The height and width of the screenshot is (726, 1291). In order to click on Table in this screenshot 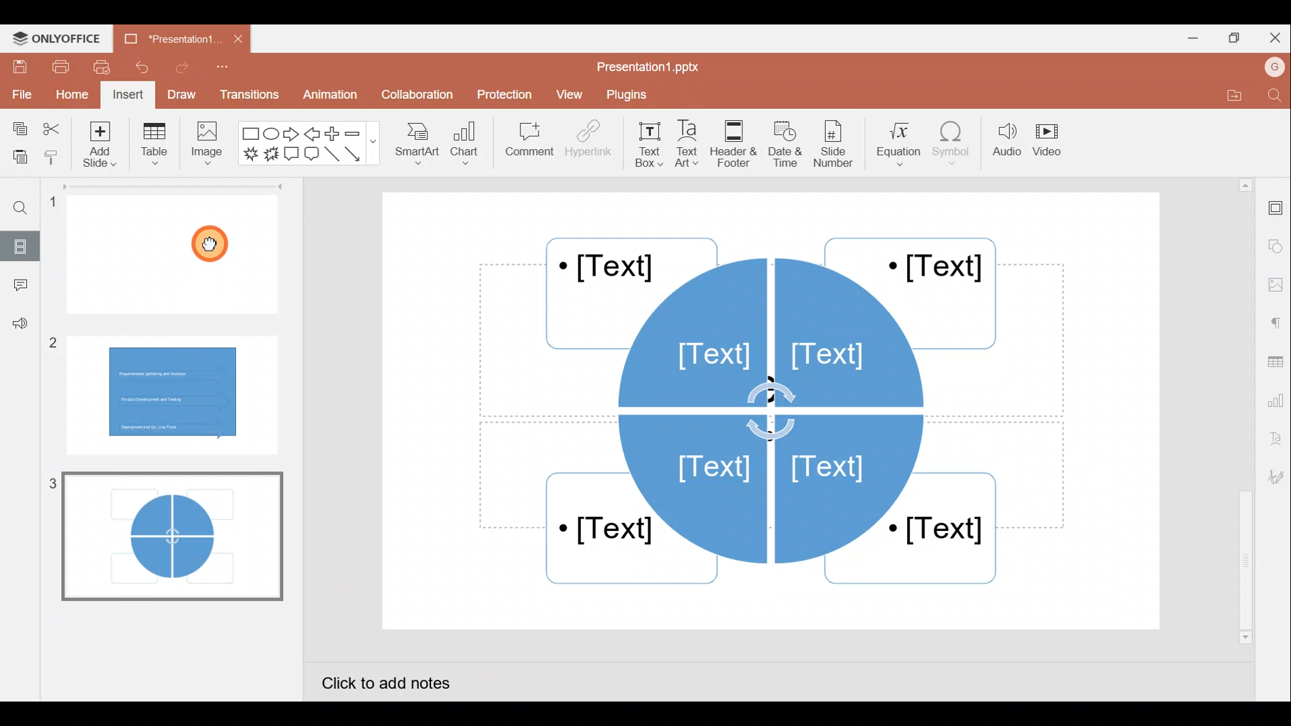, I will do `click(154, 147)`.